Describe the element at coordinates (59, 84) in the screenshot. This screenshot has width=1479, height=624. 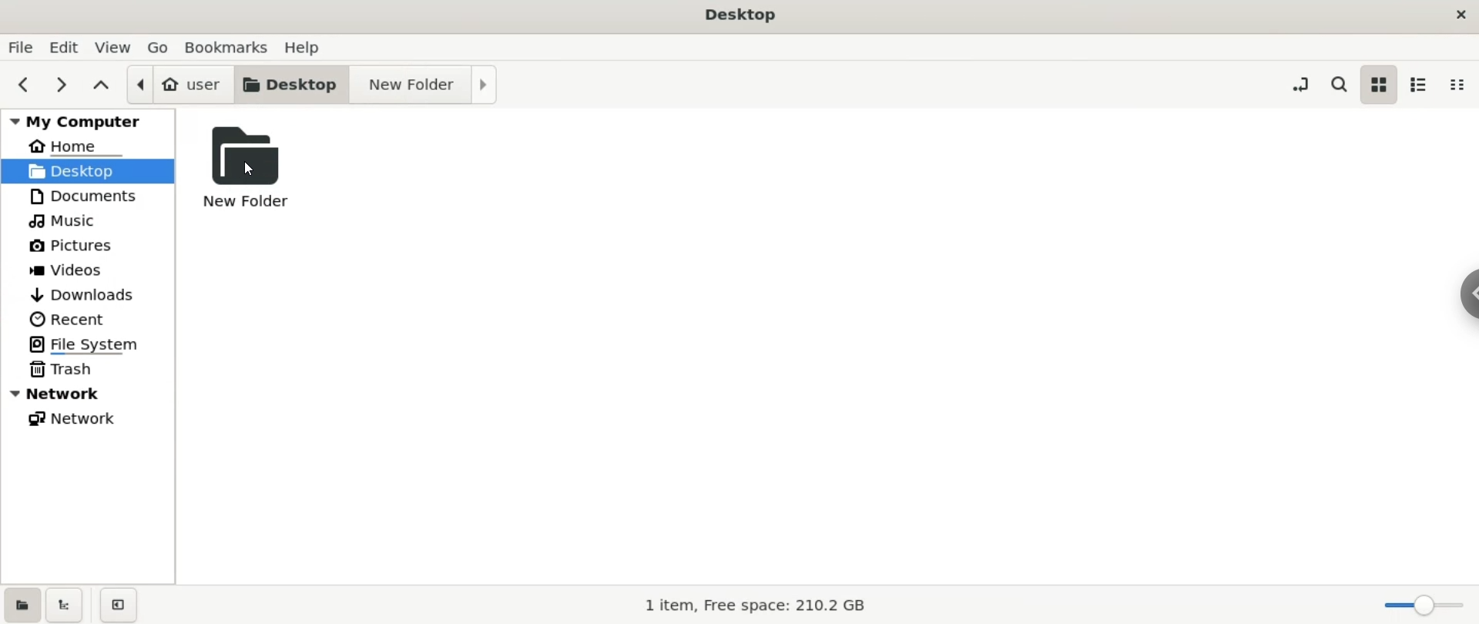
I see `next` at that location.